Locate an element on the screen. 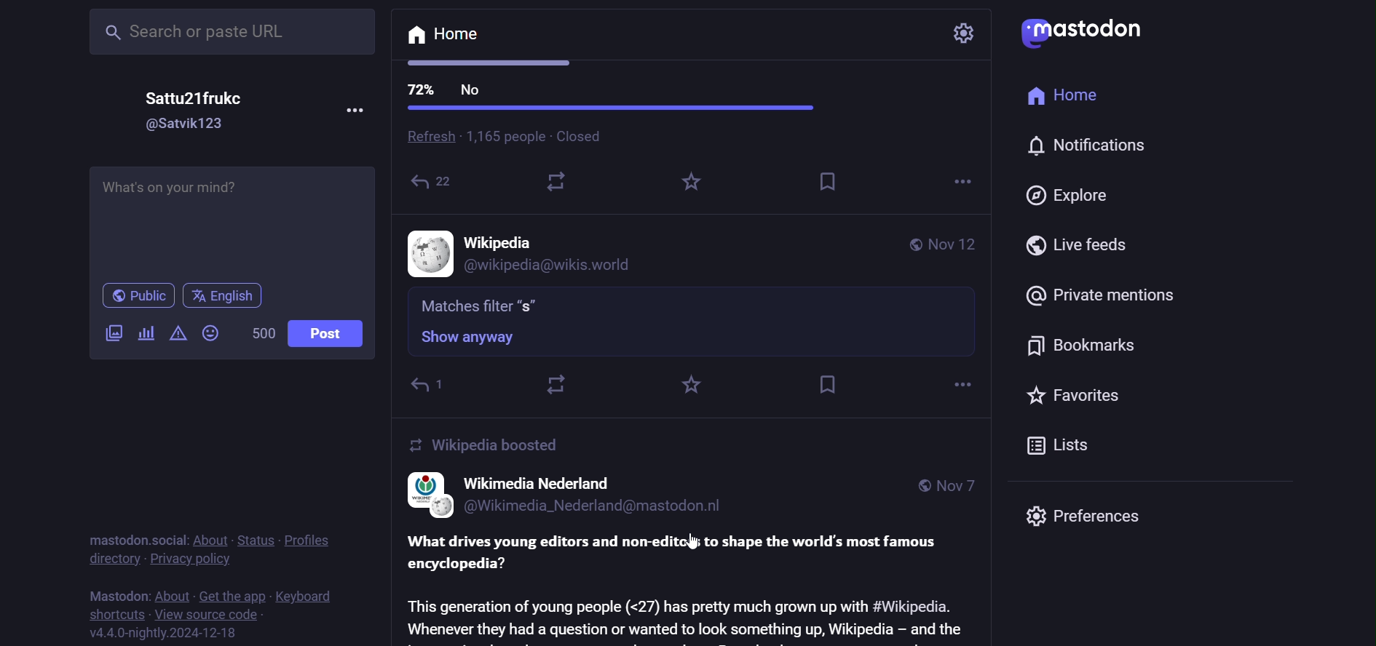 Image resolution: width=1376 pixels, height=646 pixels. save is located at coordinates (827, 386).